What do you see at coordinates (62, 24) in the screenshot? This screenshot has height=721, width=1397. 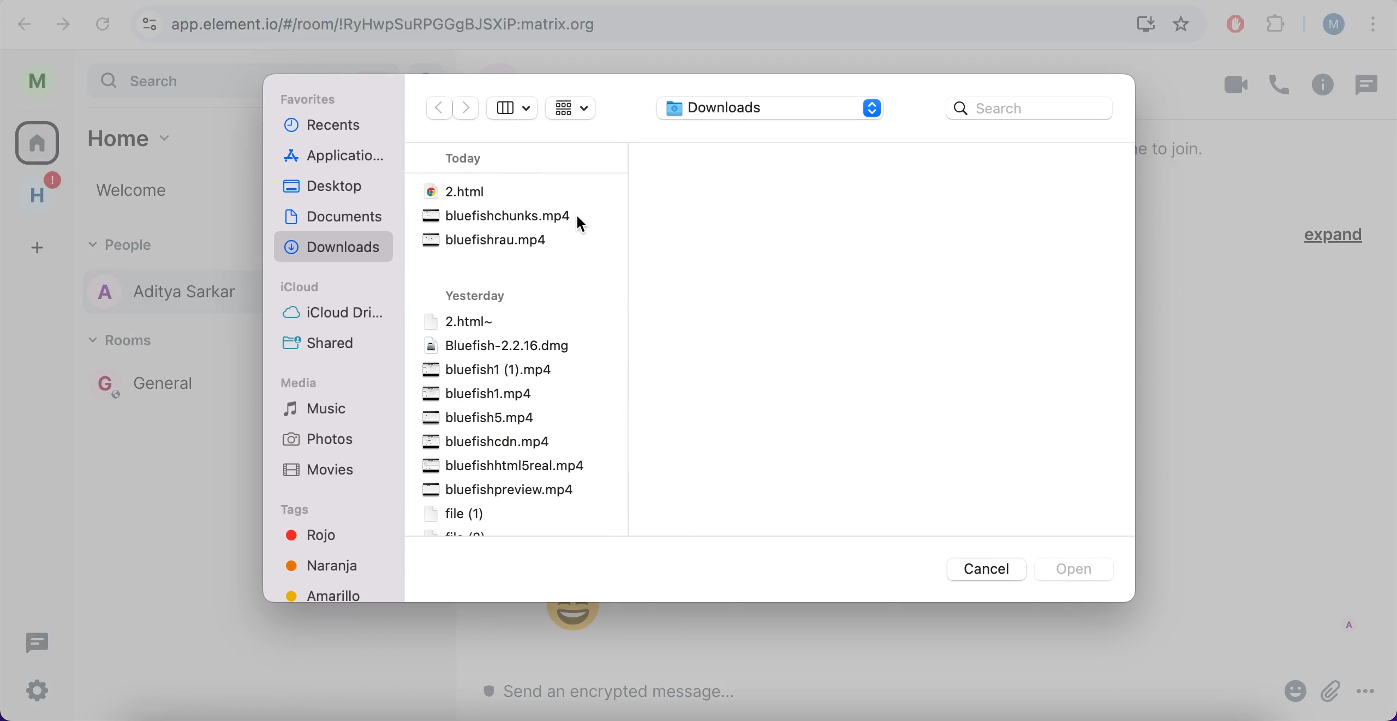 I see `forward` at bounding box center [62, 24].